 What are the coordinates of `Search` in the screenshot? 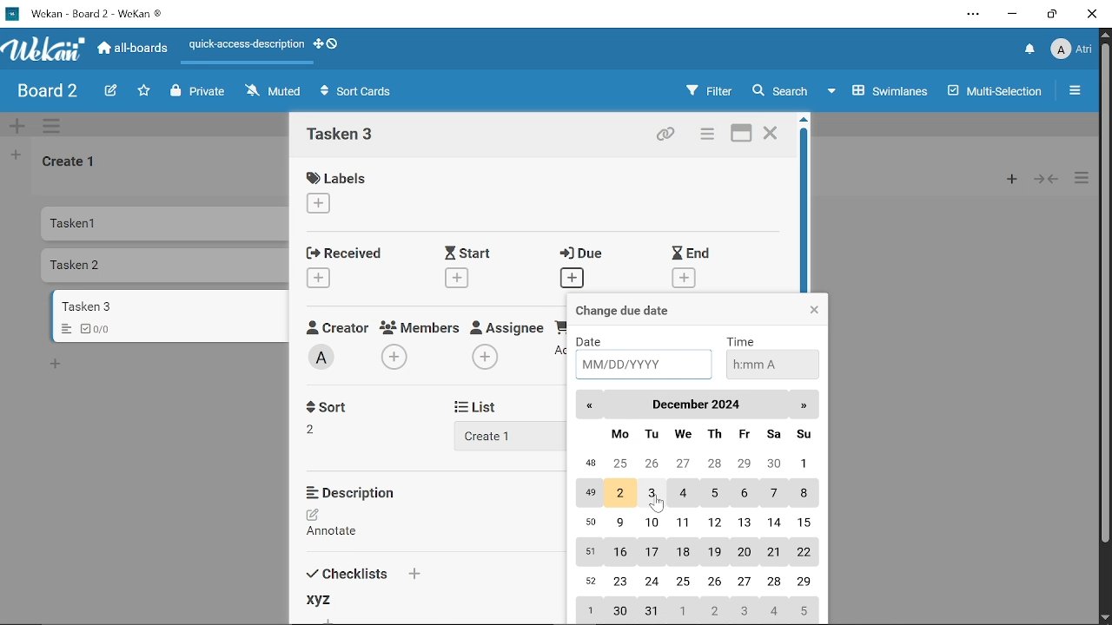 It's located at (785, 91).